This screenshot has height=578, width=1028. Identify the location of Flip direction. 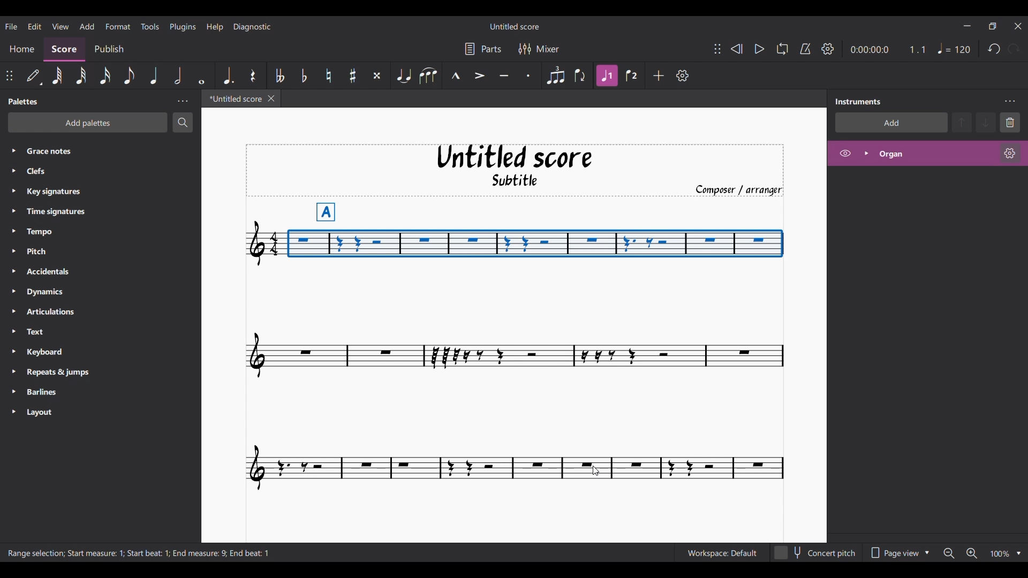
(580, 75).